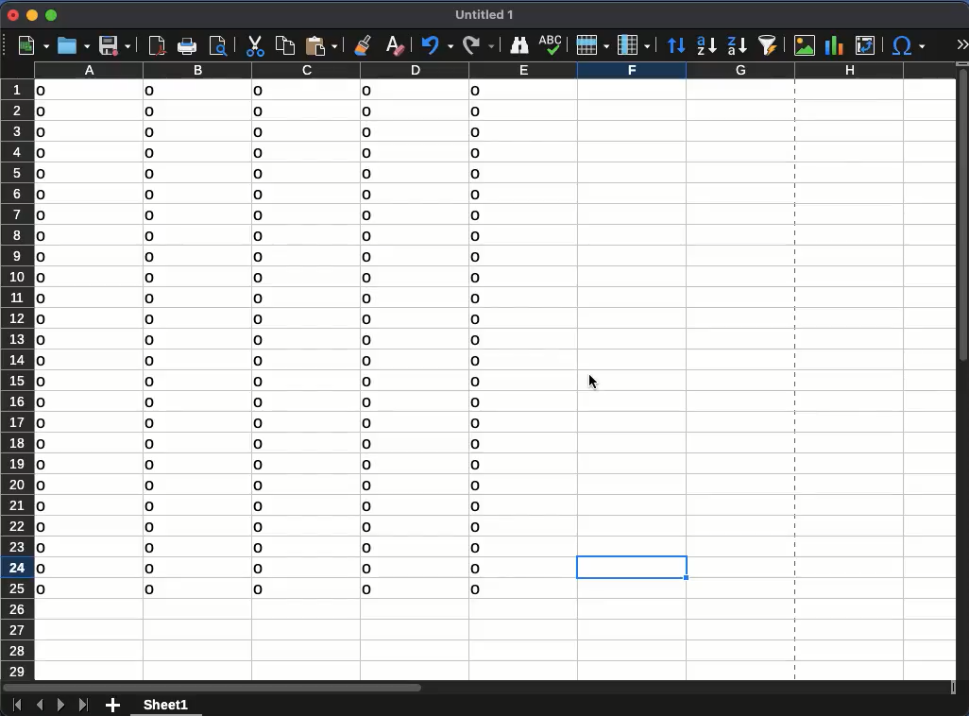 The image size is (969, 716). Describe the element at coordinates (363, 44) in the screenshot. I see `clone formatting` at that location.